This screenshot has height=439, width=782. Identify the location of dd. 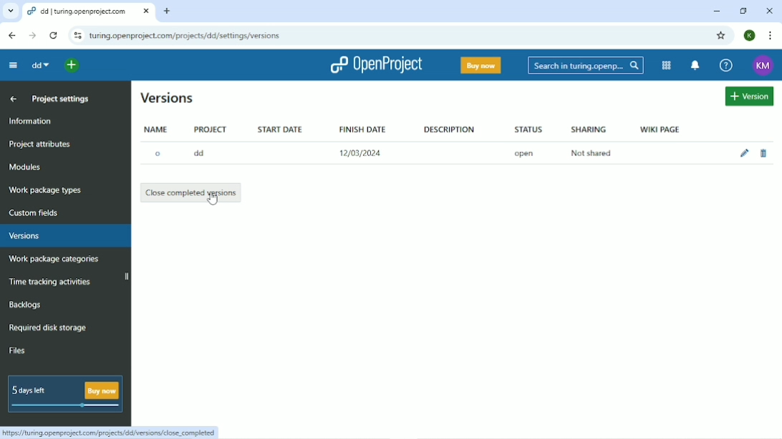
(39, 65).